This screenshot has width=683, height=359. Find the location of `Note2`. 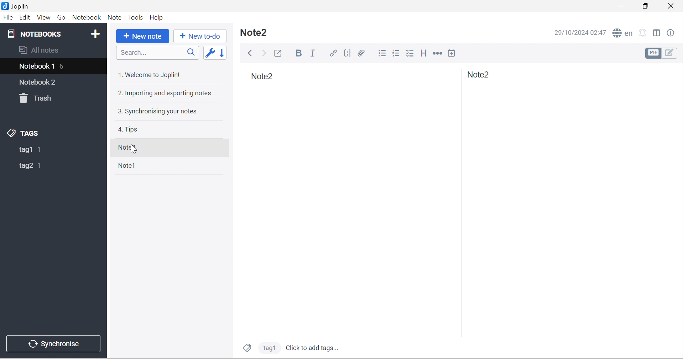

Note2 is located at coordinates (129, 148).